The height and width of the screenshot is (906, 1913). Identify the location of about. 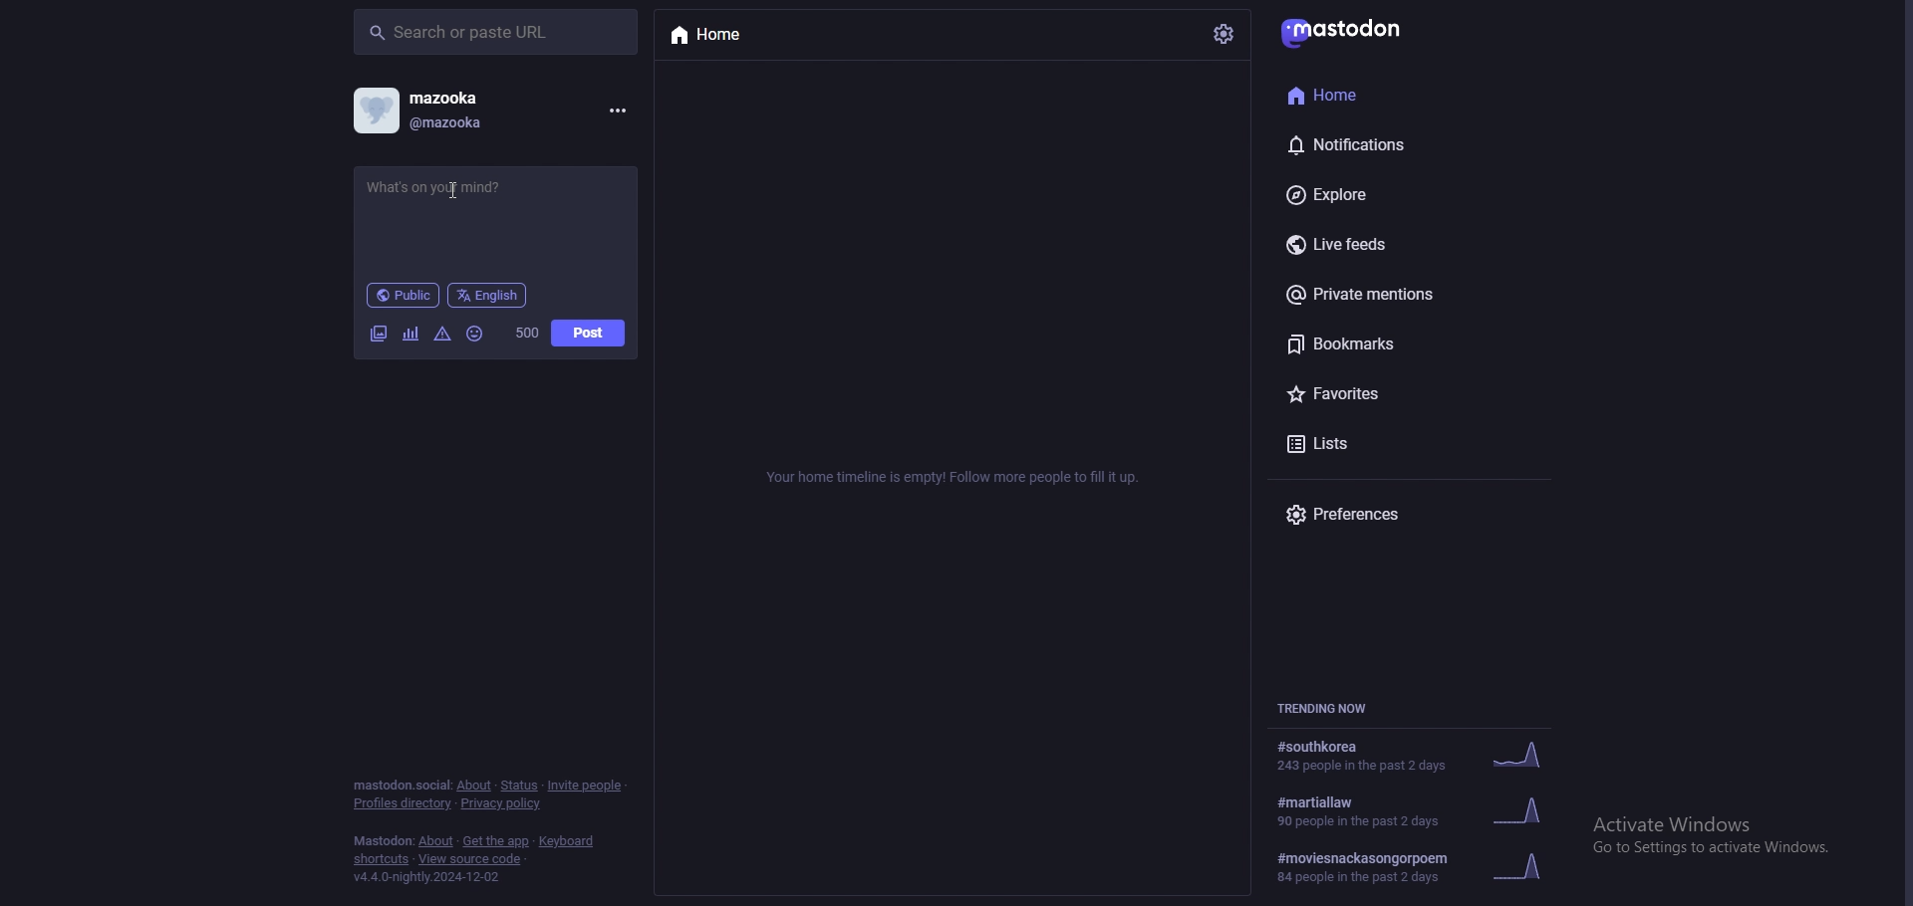
(436, 842).